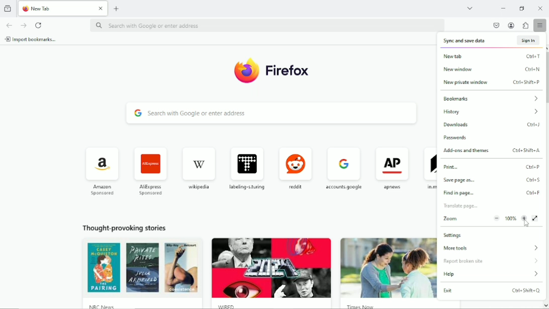 The height and width of the screenshot is (309, 549). Describe the element at coordinates (522, 8) in the screenshot. I see `Restore down` at that location.